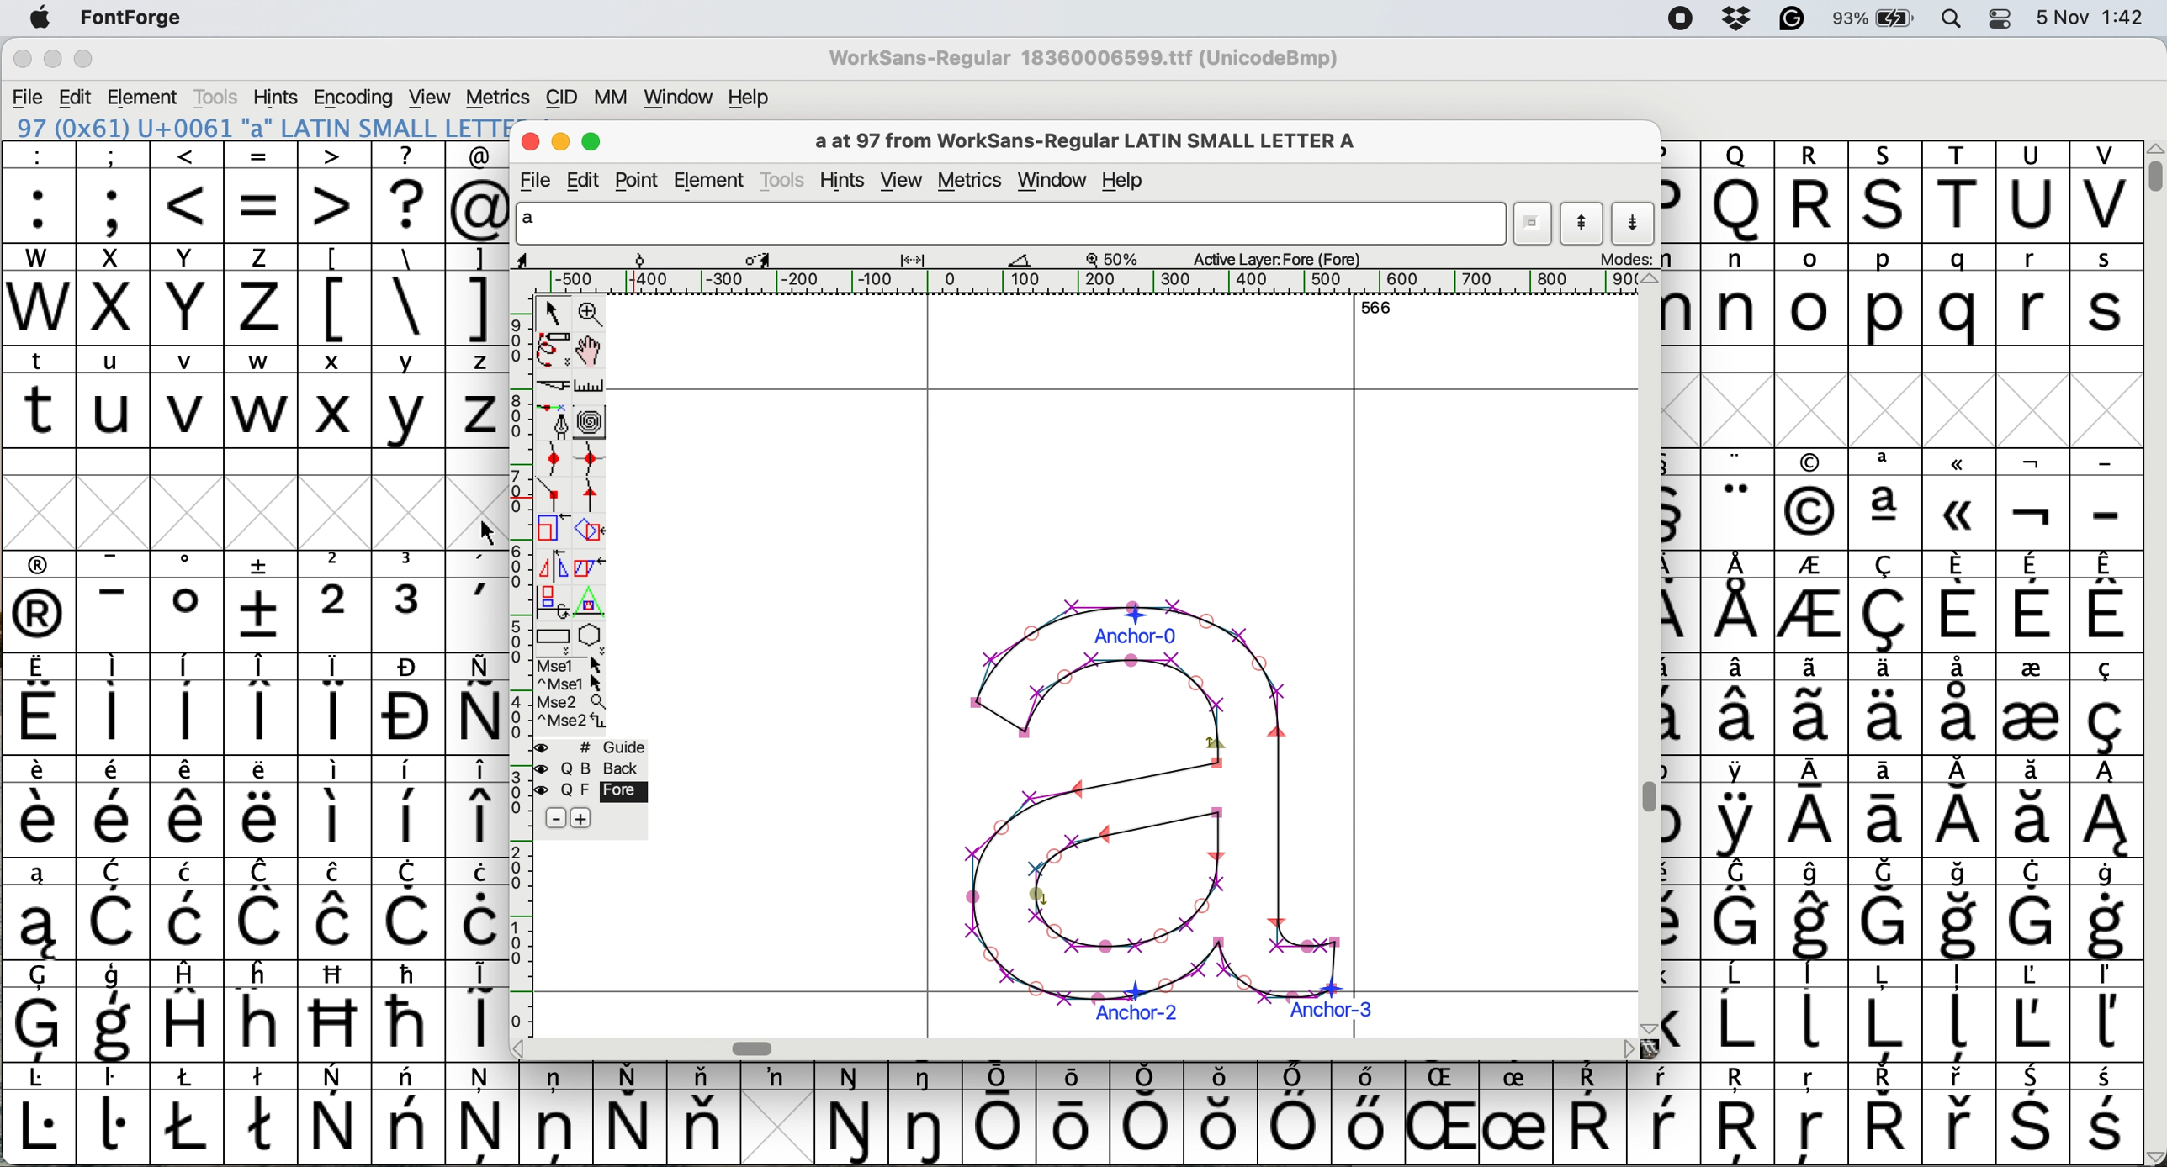 The image size is (2167, 1167). What do you see at coordinates (637, 180) in the screenshot?
I see `point` at bounding box center [637, 180].